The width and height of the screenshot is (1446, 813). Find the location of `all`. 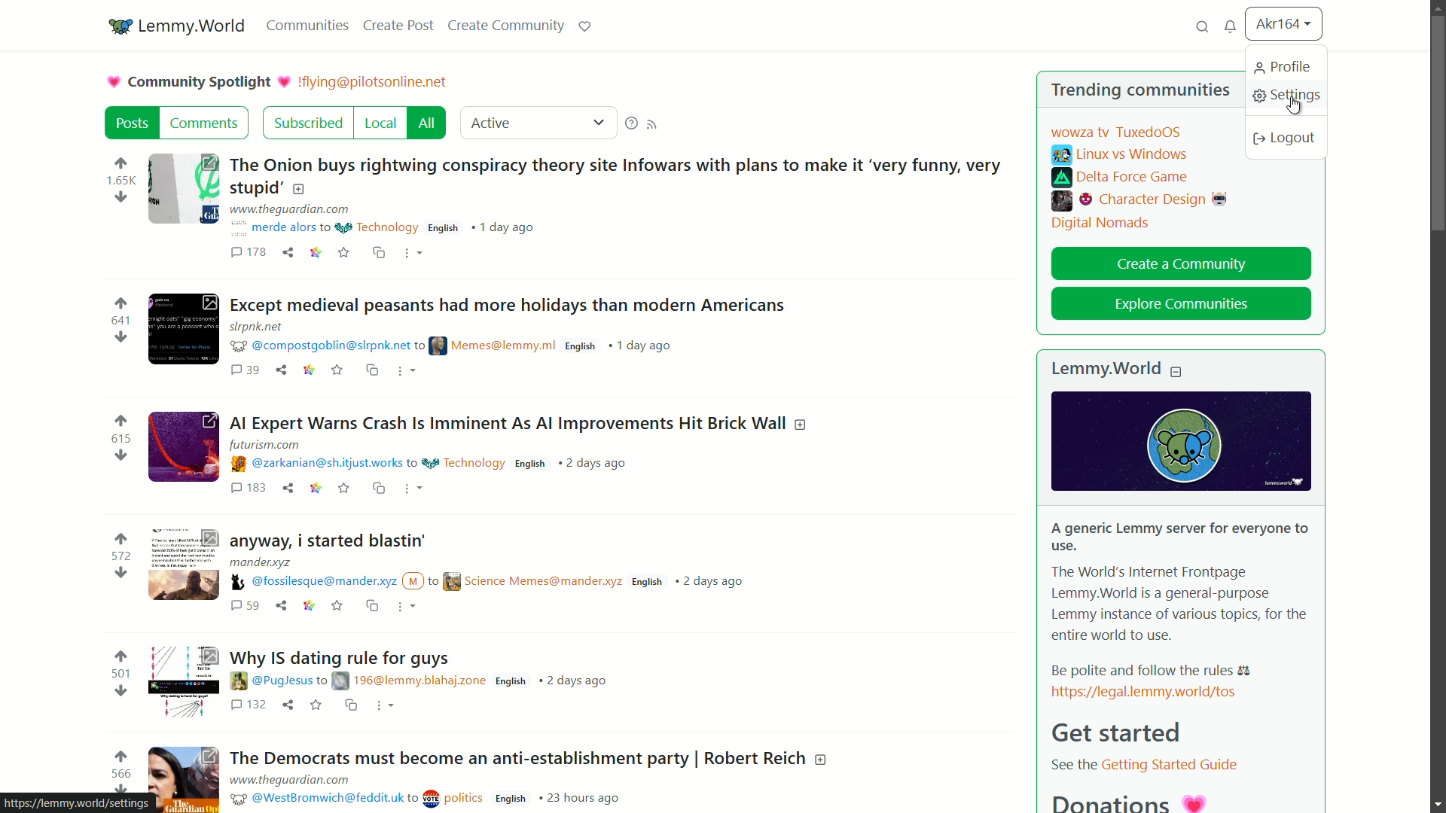

all is located at coordinates (430, 123).